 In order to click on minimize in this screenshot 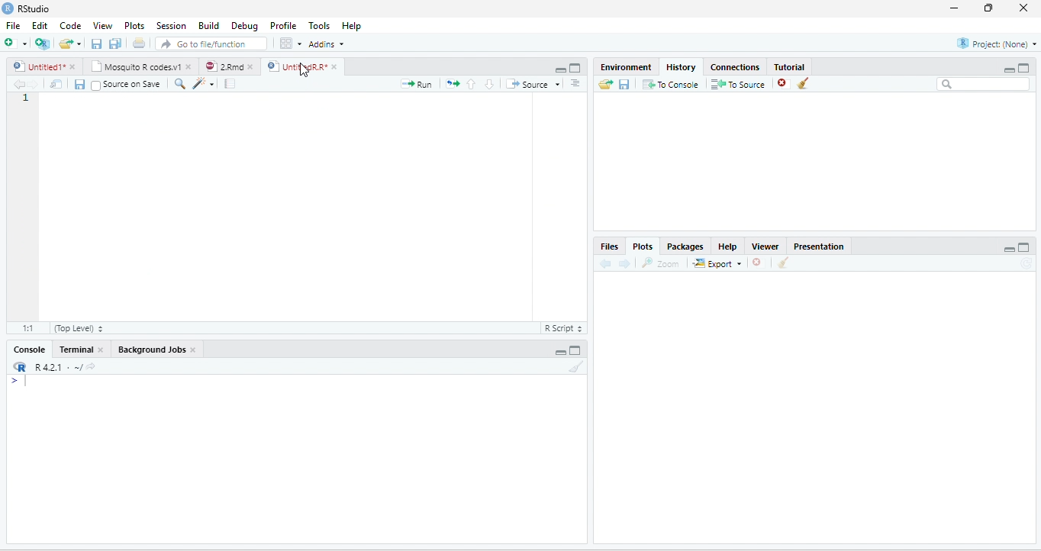, I will do `click(955, 8)`.